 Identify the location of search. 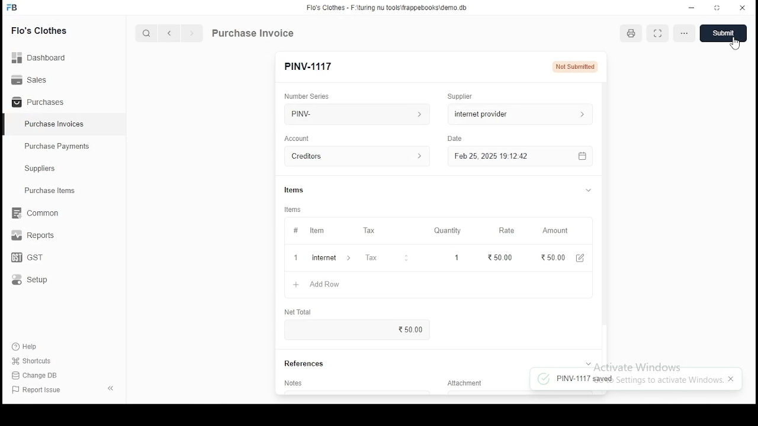
(148, 34).